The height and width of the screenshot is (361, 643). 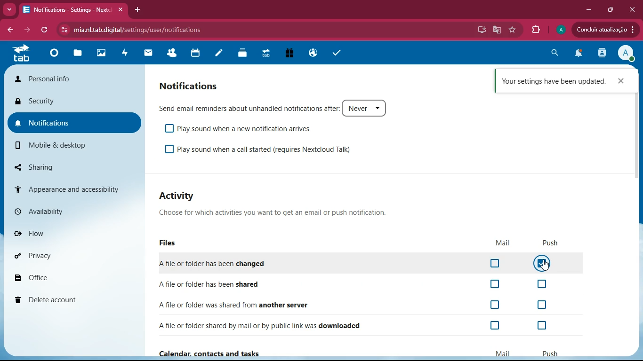 I want to click on update, so click(x=606, y=30).